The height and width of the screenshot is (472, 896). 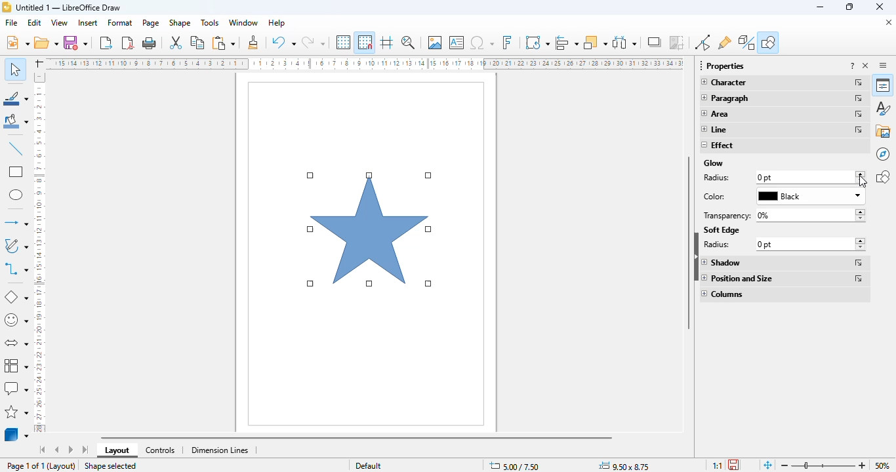 What do you see at coordinates (88, 22) in the screenshot?
I see `insert` at bounding box center [88, 22].